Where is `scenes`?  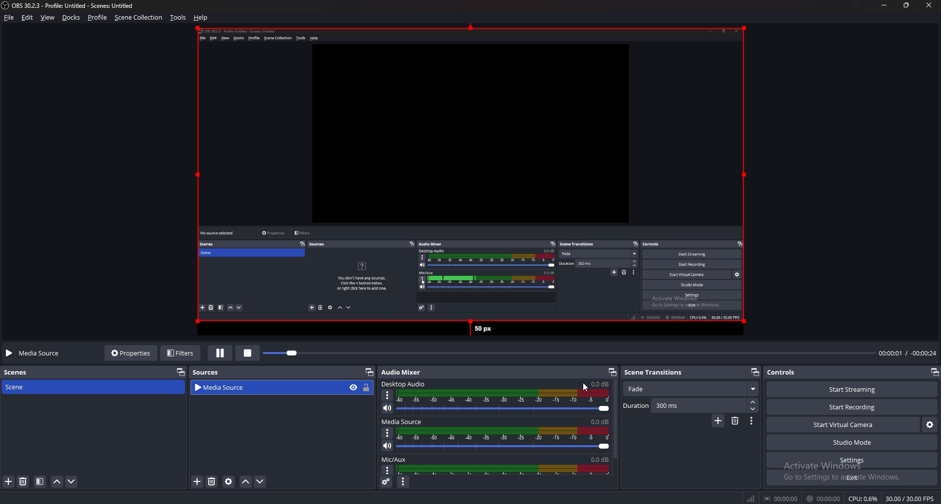
scenes is located at coordinates (21, 372).